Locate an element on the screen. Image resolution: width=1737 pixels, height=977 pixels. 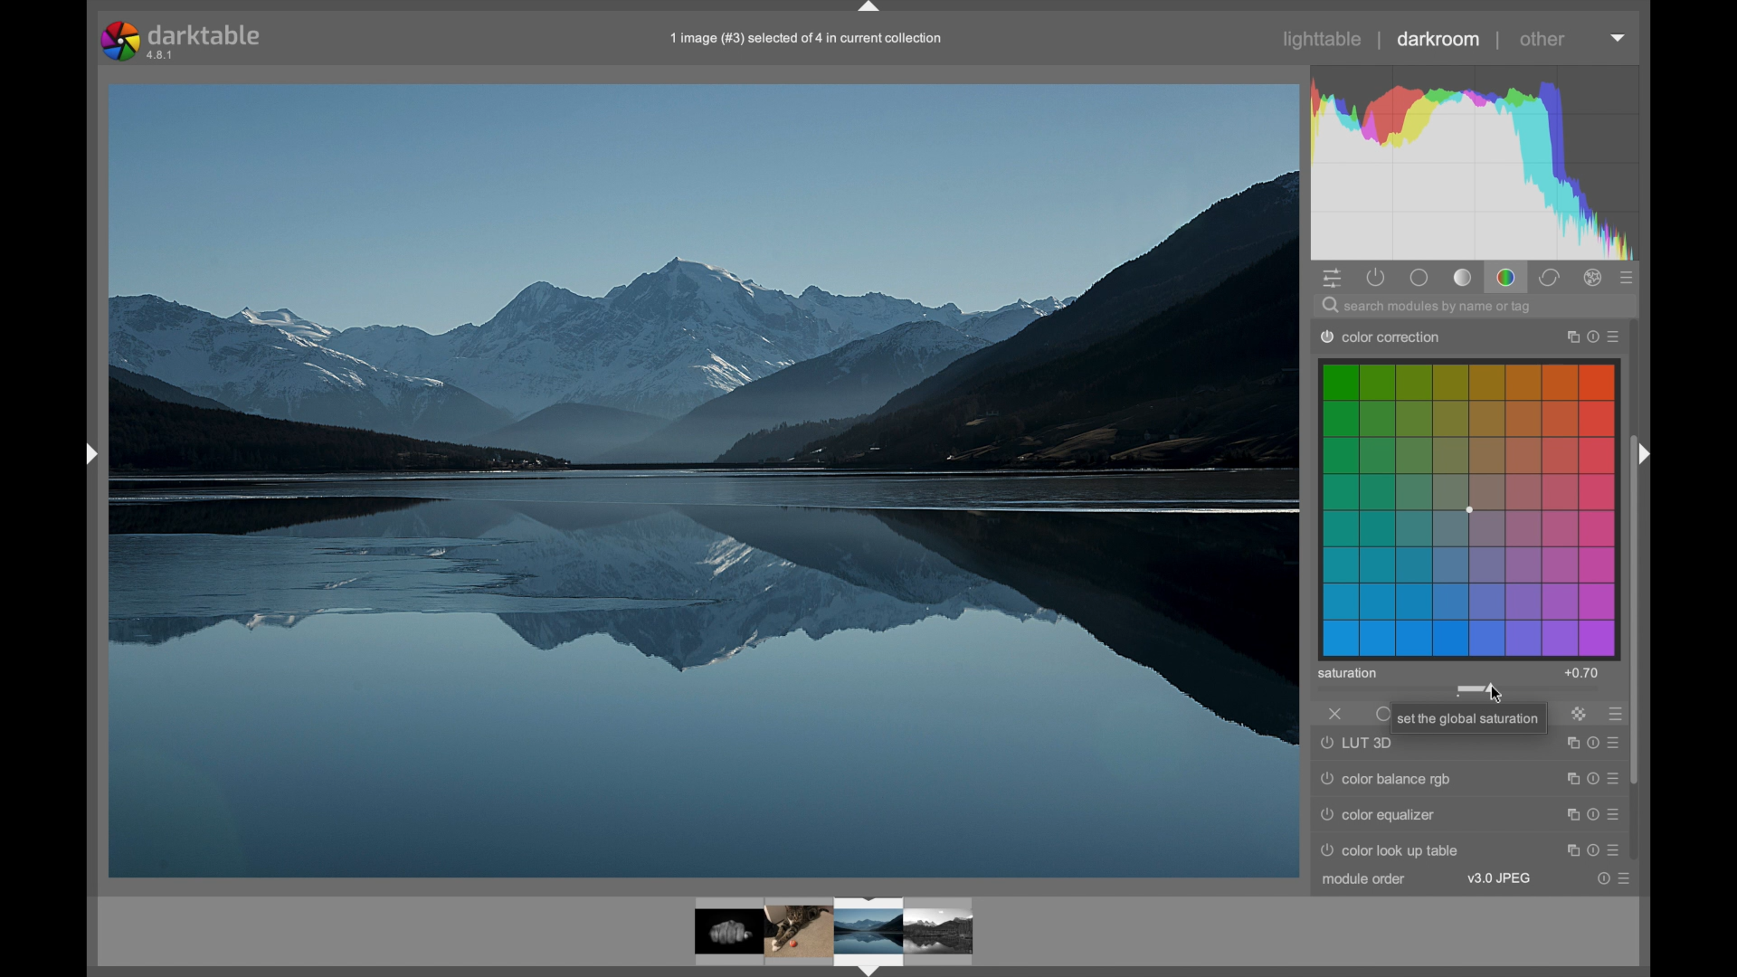
options is located at coordinates (1592, 814).